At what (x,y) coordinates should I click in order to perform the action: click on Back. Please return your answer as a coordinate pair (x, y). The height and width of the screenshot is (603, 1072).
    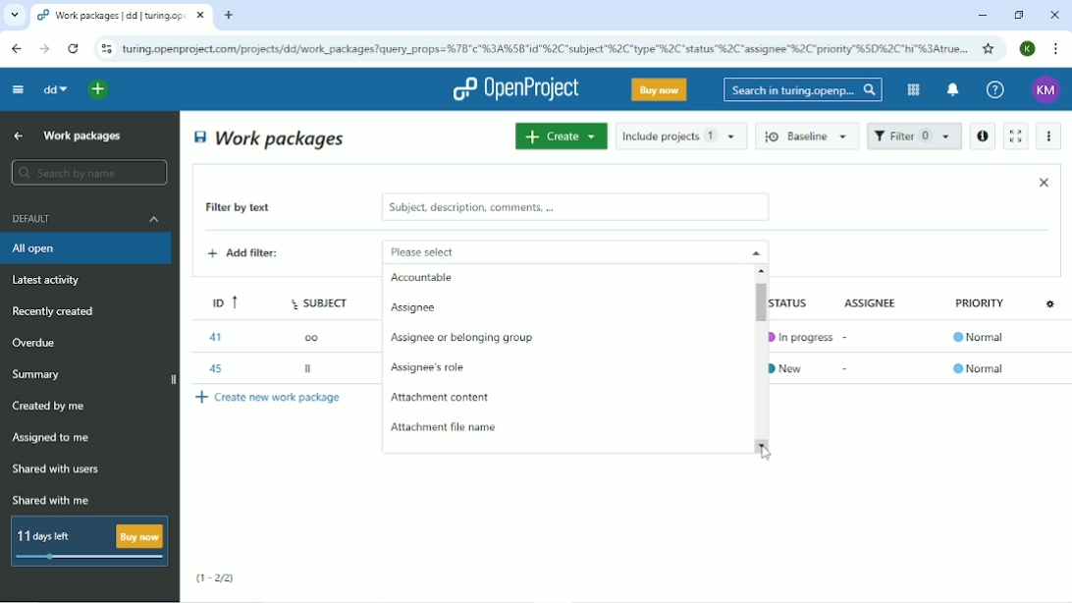
    Looking at the image, I should click on (16, 48).